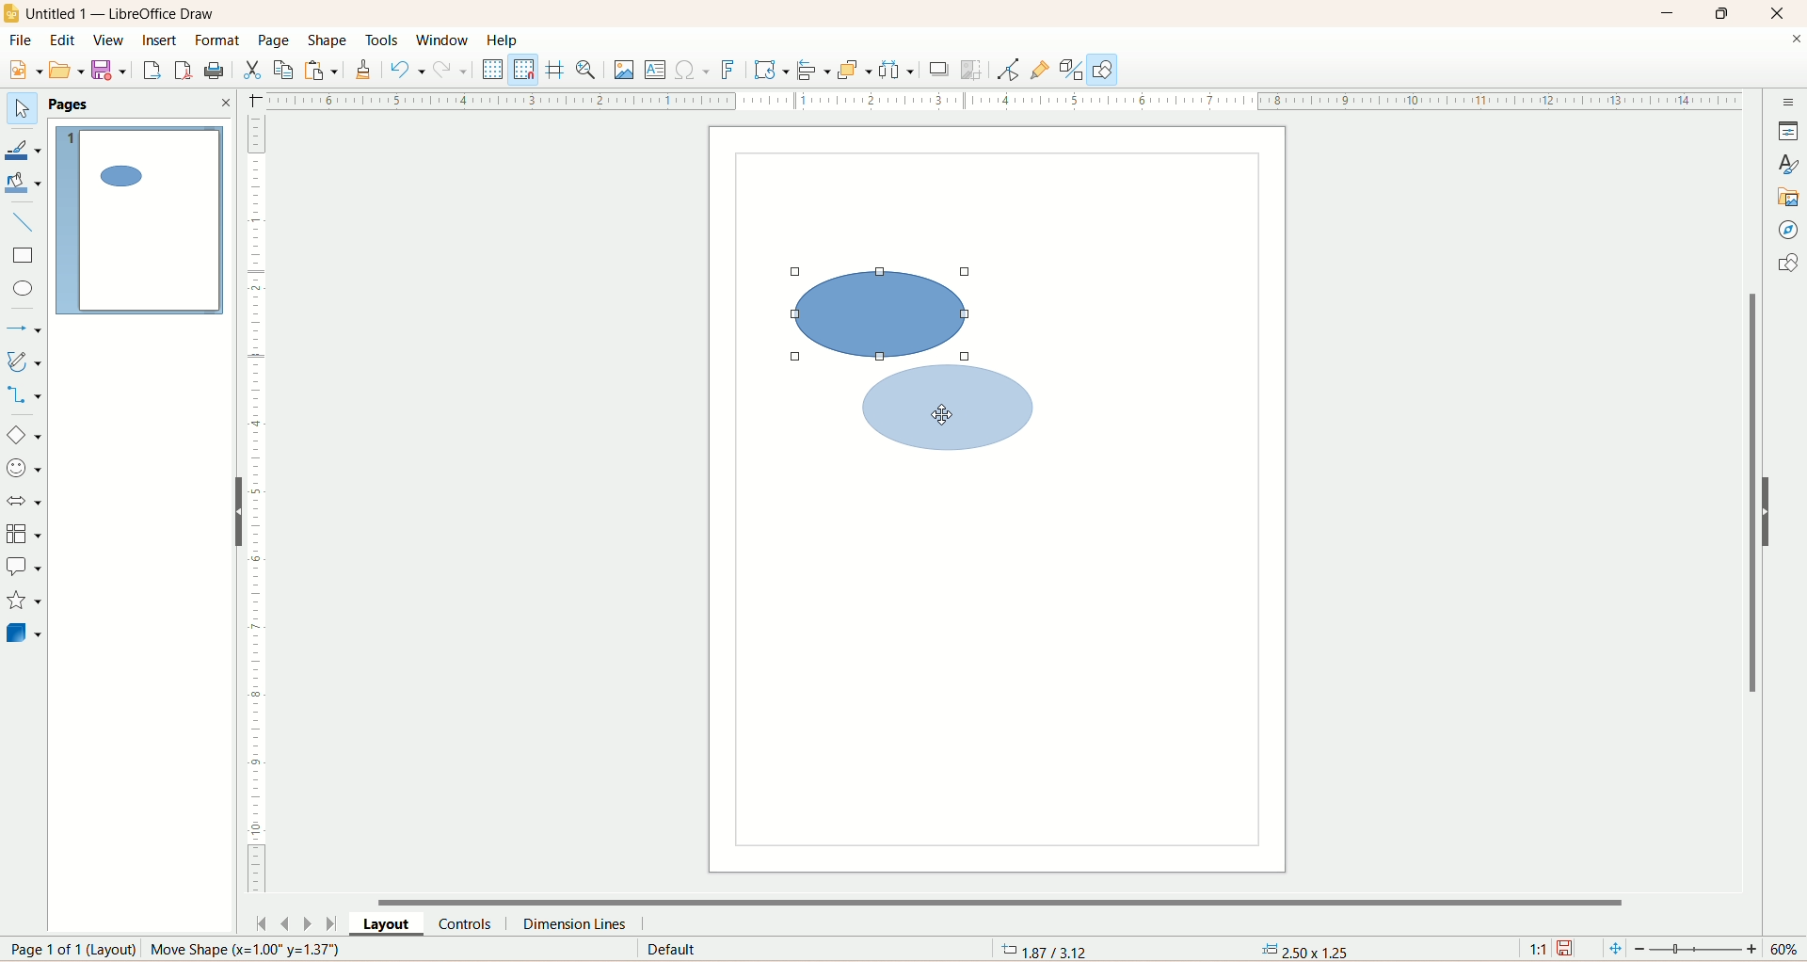  What do you see at coordinates (443, 41) in the screenshot?
I see `window` at bounding box center [443, 41].